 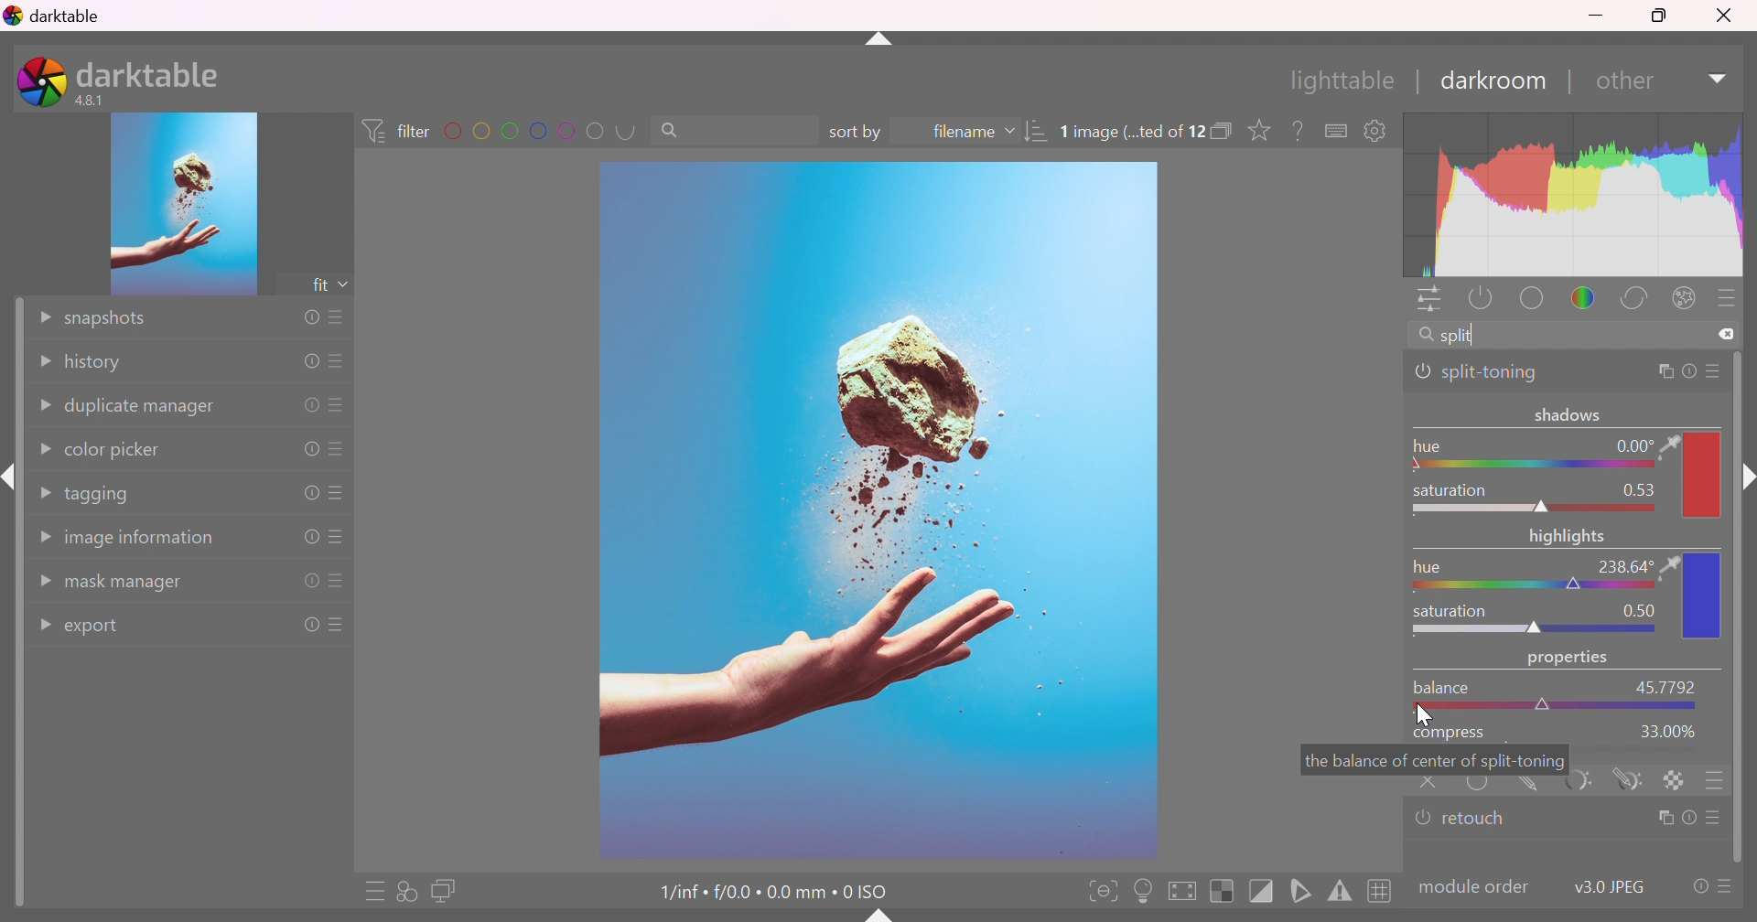 What do you see at coordinates (1103, 889) in the screenshot?
I see `toggle focus-peaking mode` at bounding box center [1103, 889].